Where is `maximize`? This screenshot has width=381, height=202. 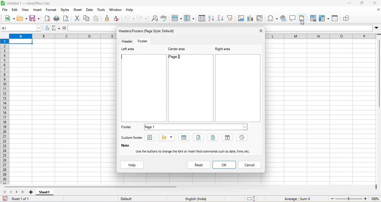 maximize is located at coordinates (362, 4).